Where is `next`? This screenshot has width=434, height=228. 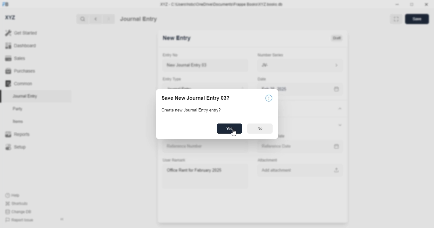
next is located at coordinates (109, 19).